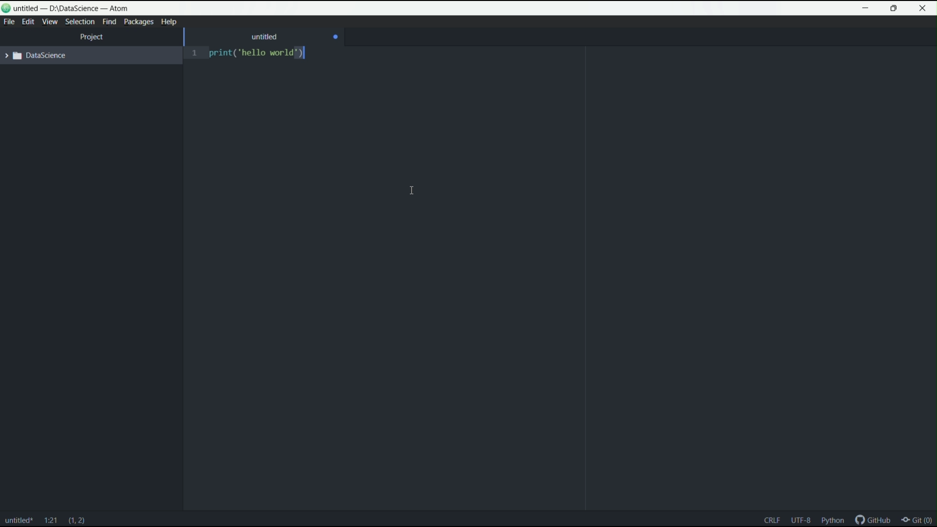 Image resolution: width=937 pixels, height=527 pixels. I want to click on git, so click(919, 521).